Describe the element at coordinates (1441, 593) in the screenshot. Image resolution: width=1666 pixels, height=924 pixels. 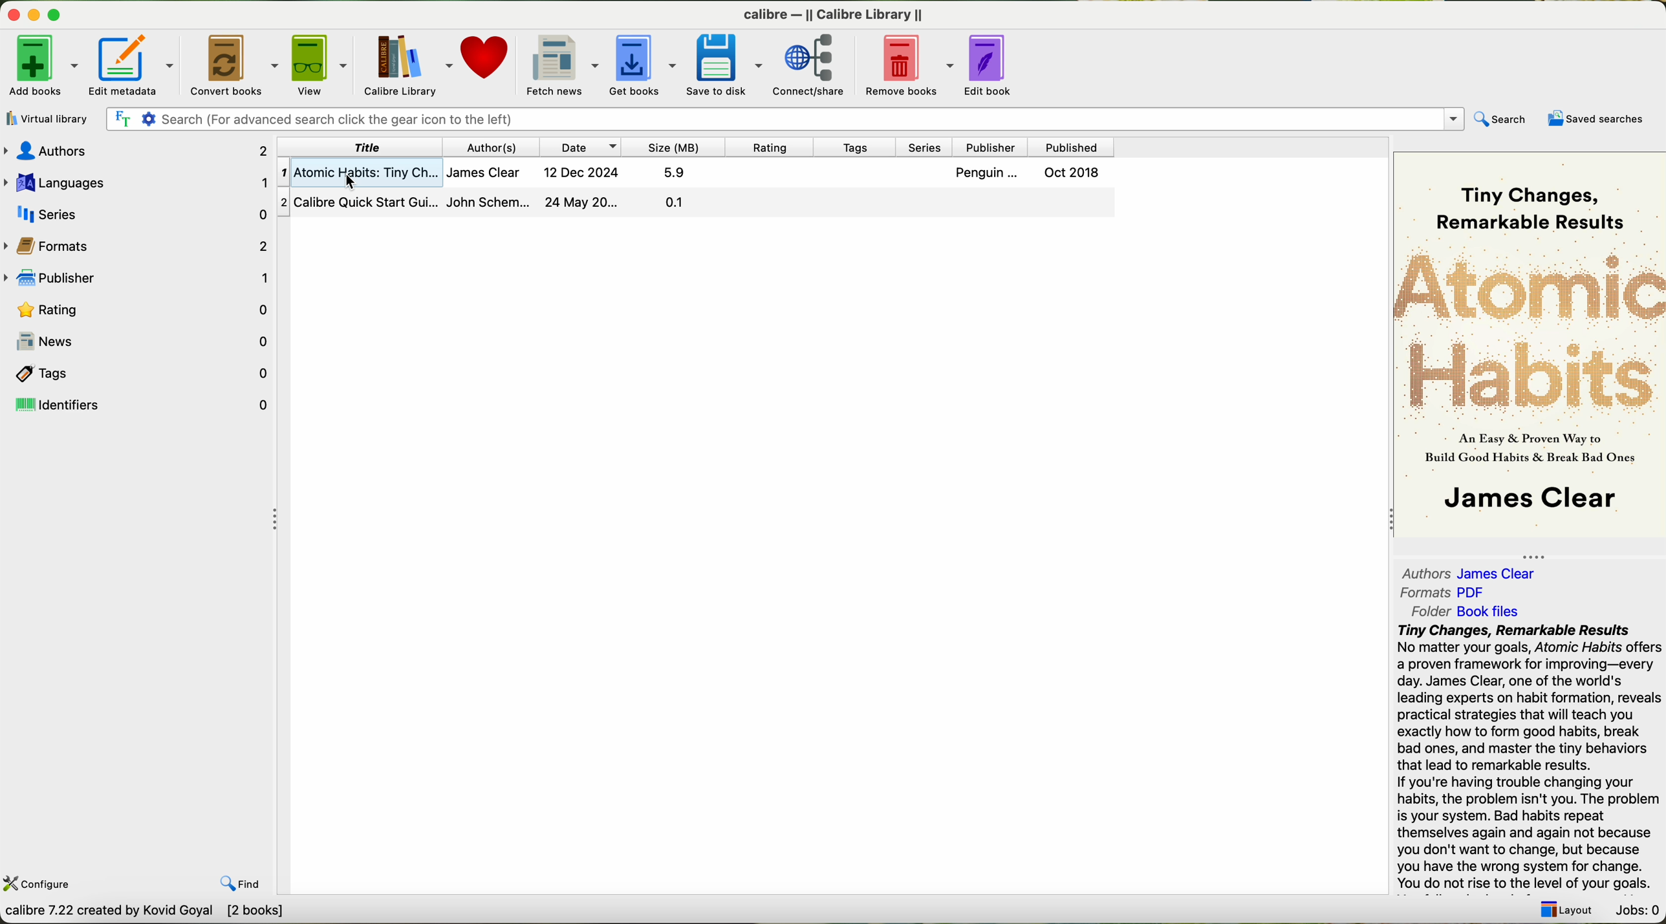
I see `formats` at that location.